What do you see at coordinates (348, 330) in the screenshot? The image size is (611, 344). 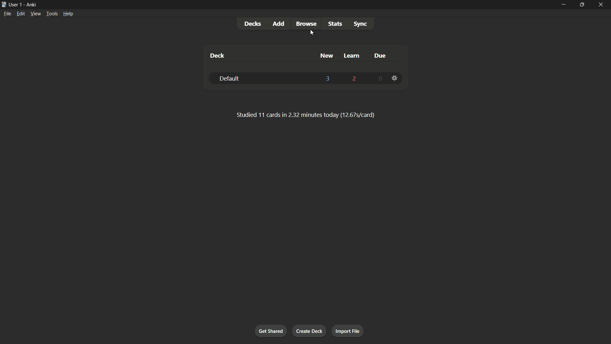 I see `import file` at bounding box center [348, 330].